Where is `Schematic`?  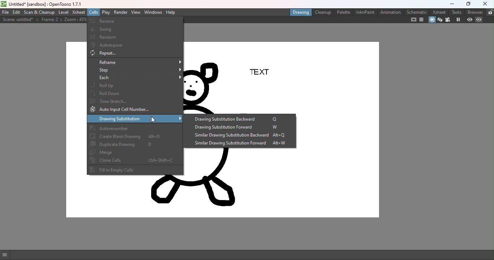 Schematic is located at coordinates (417, 12).